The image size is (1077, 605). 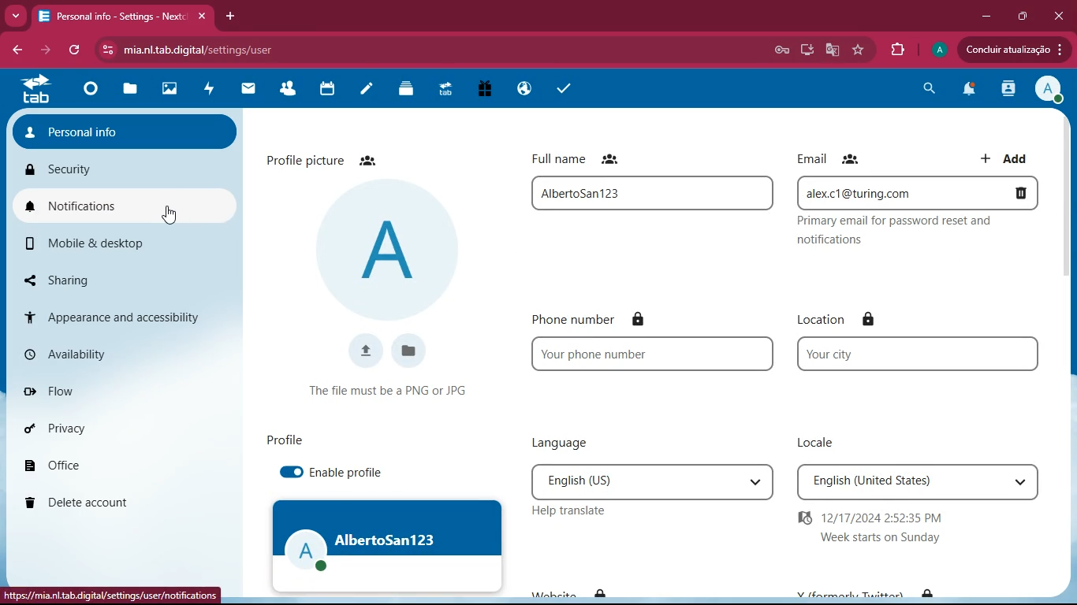 I want to click on locale, so click(x=914, y=481).